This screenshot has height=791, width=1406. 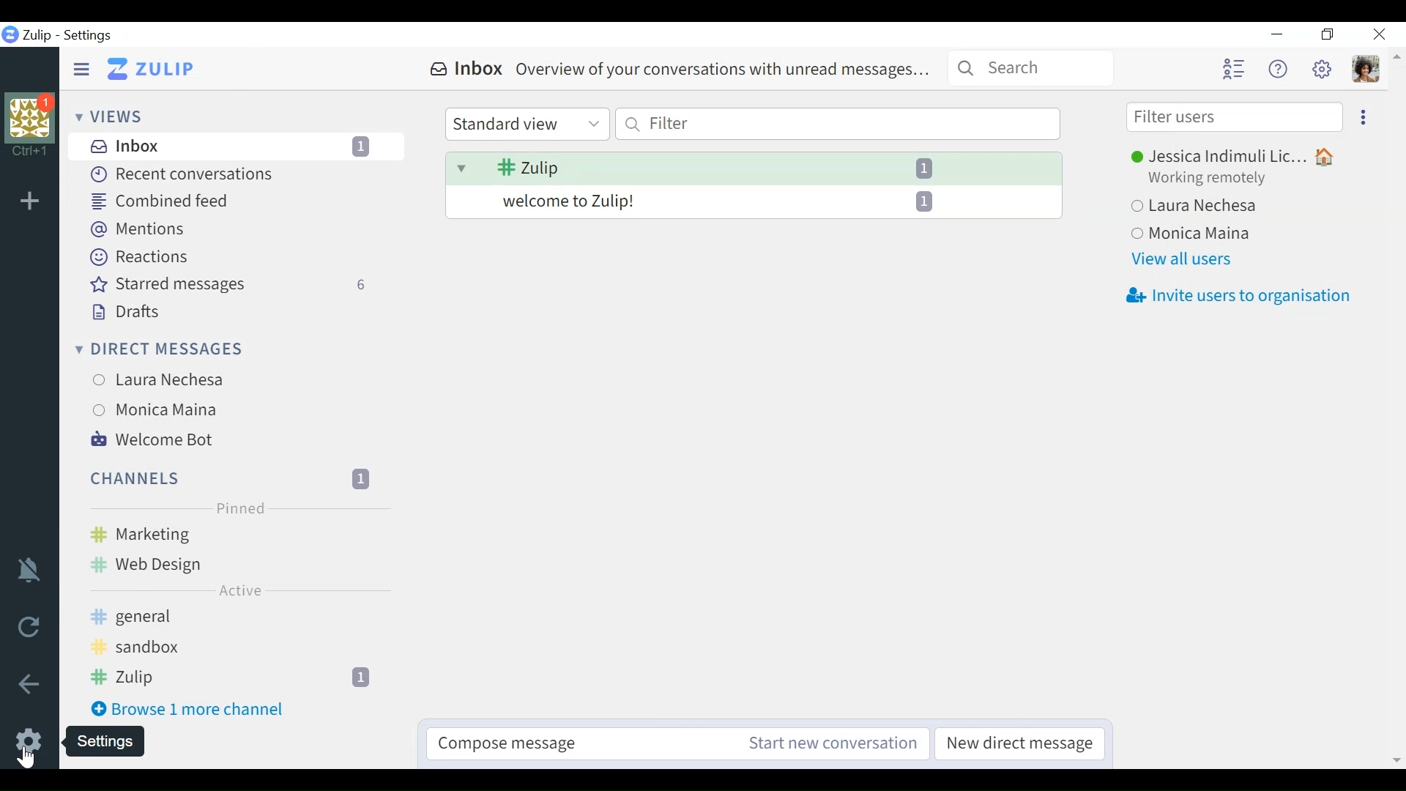 What do you see at coordinates (81, 70) in the screenshot?
I see `Show/Hide Sidebar` at bounding box center [81, 70].